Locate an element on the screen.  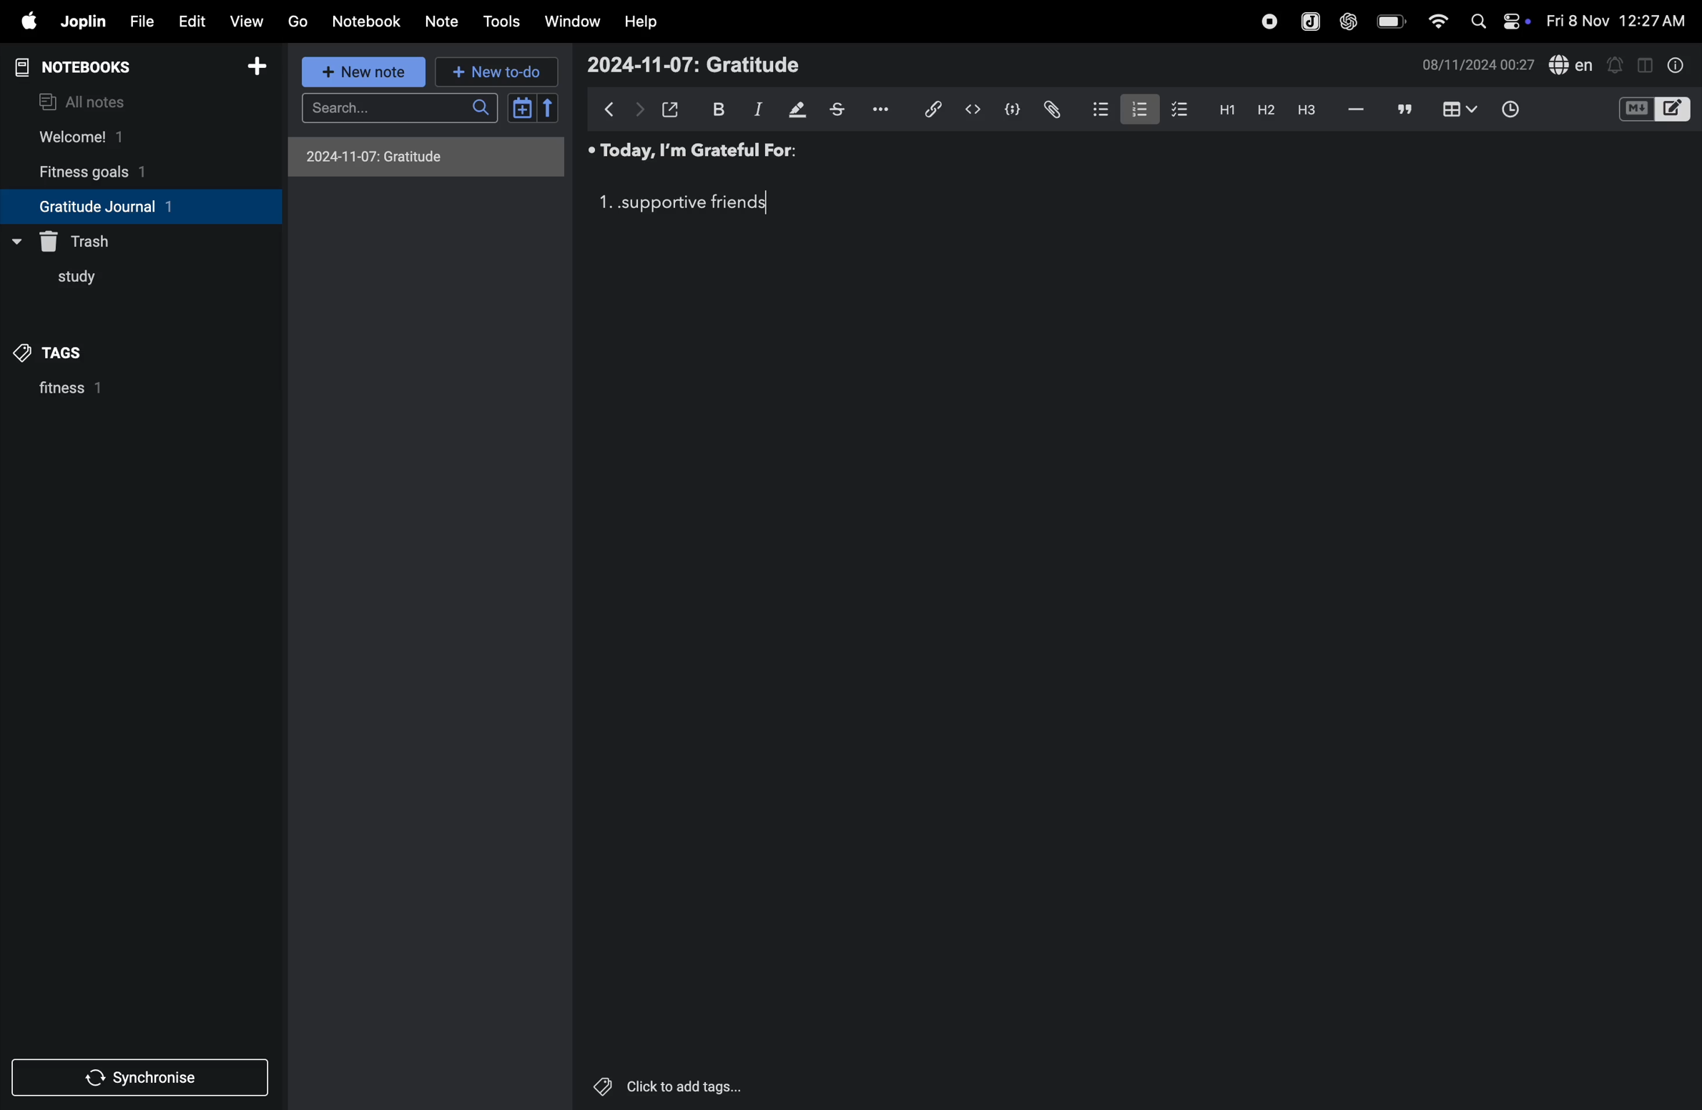
numbered list is located at coordinates (1133, 109).